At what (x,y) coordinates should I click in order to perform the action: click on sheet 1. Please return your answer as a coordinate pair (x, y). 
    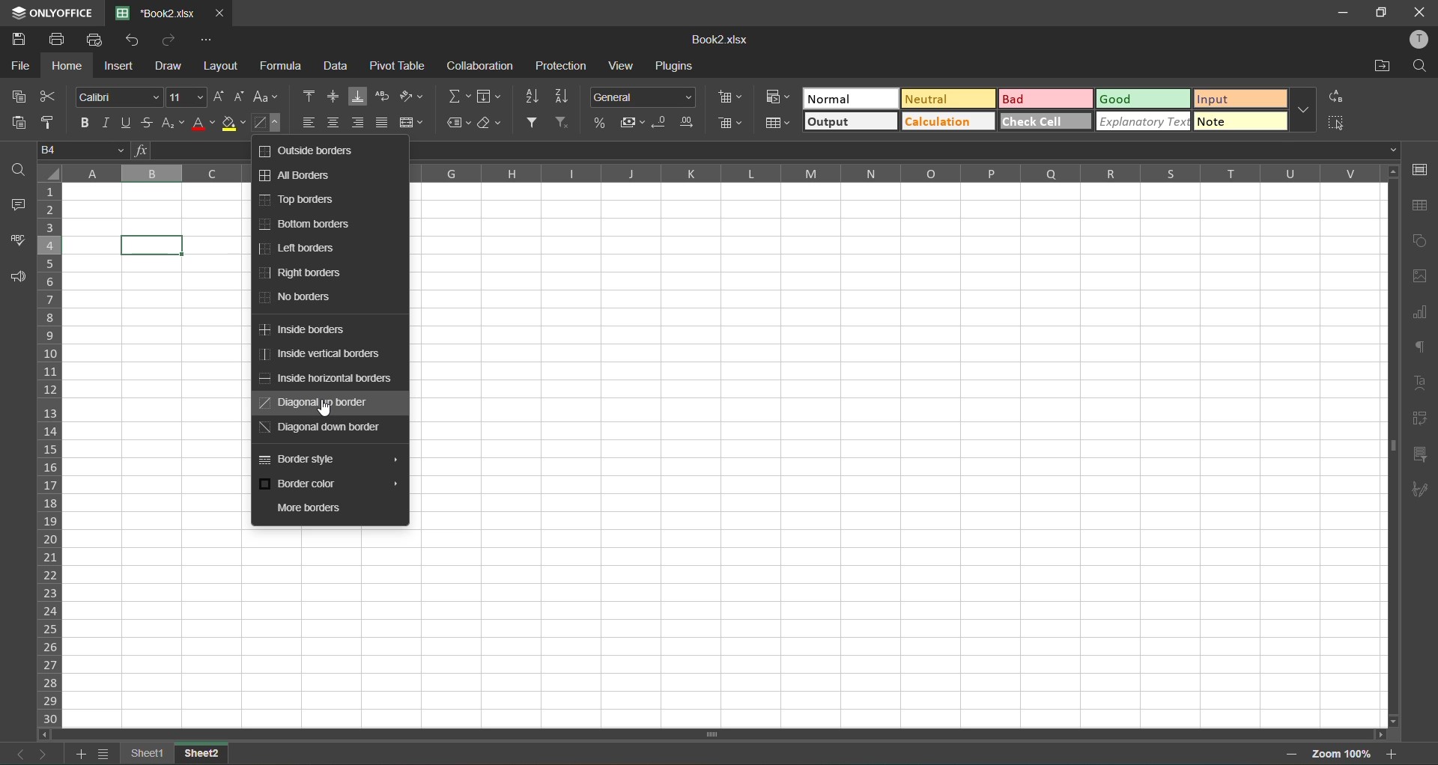
    Looking at the image, I should click on (148, 752).